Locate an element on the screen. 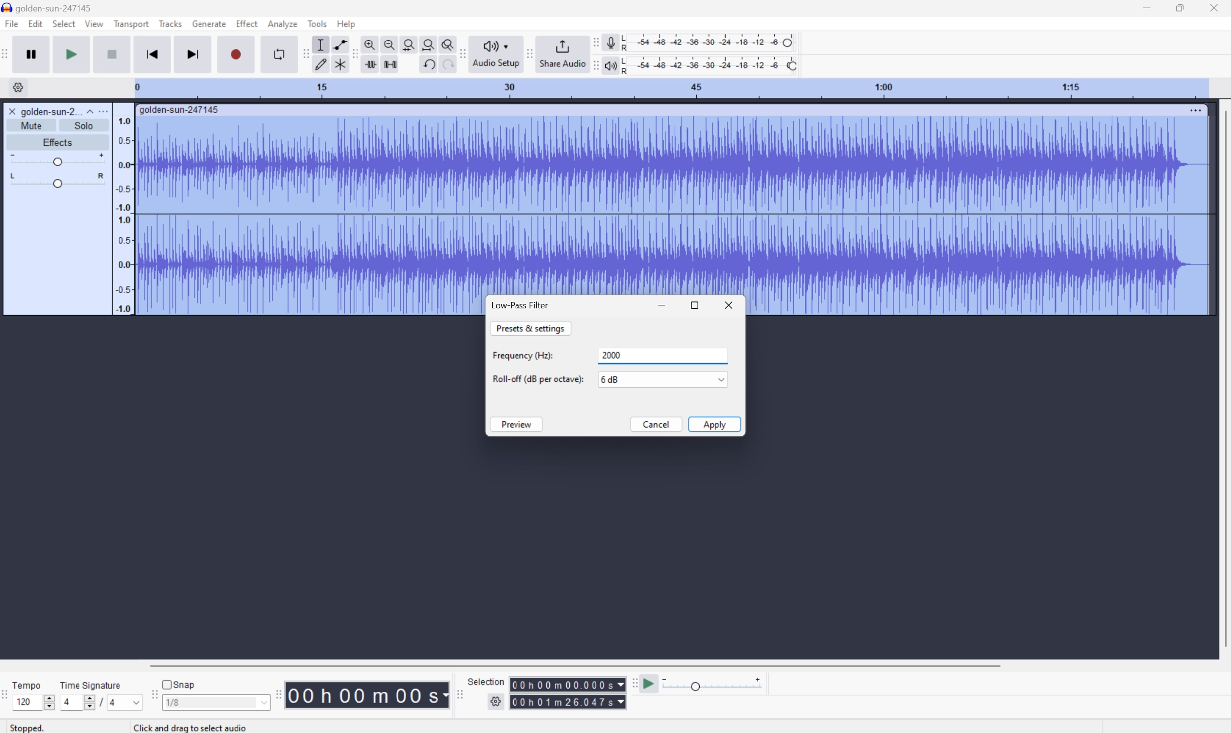 The height and width of the screenshot is (733, 1231). Fit selection to width is located at coordinates (409, 43).